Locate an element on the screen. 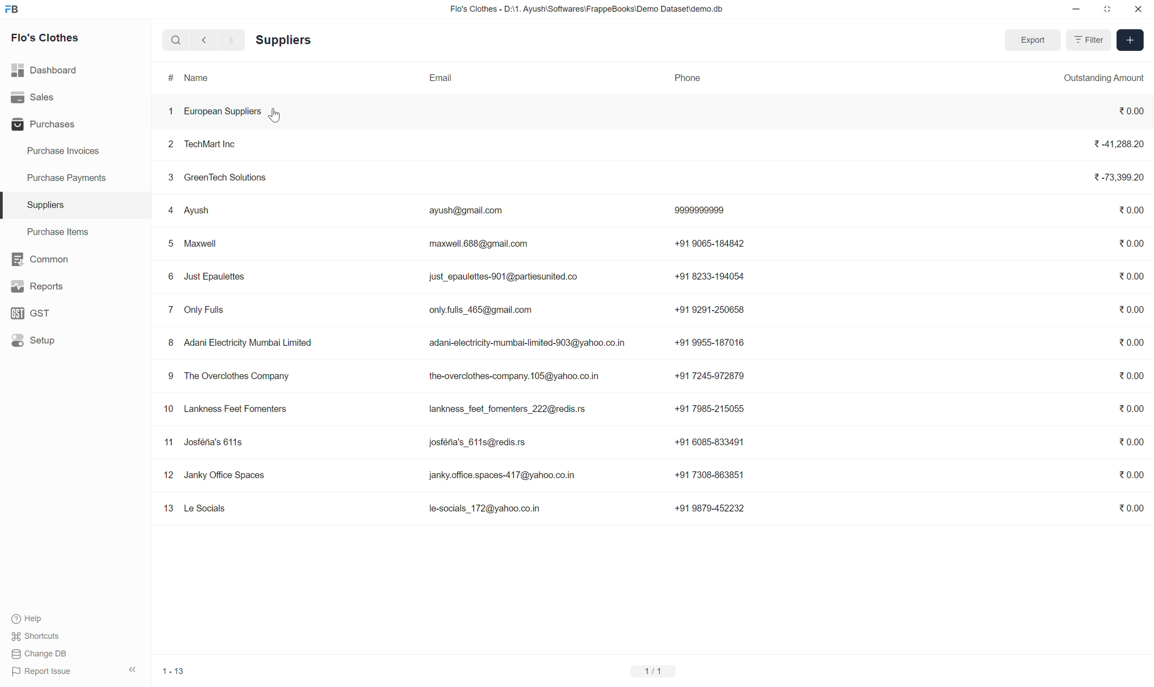 The height and width of the screenshot is (687, 1154). 73,399.20 is located at coordinates (1111, 210).